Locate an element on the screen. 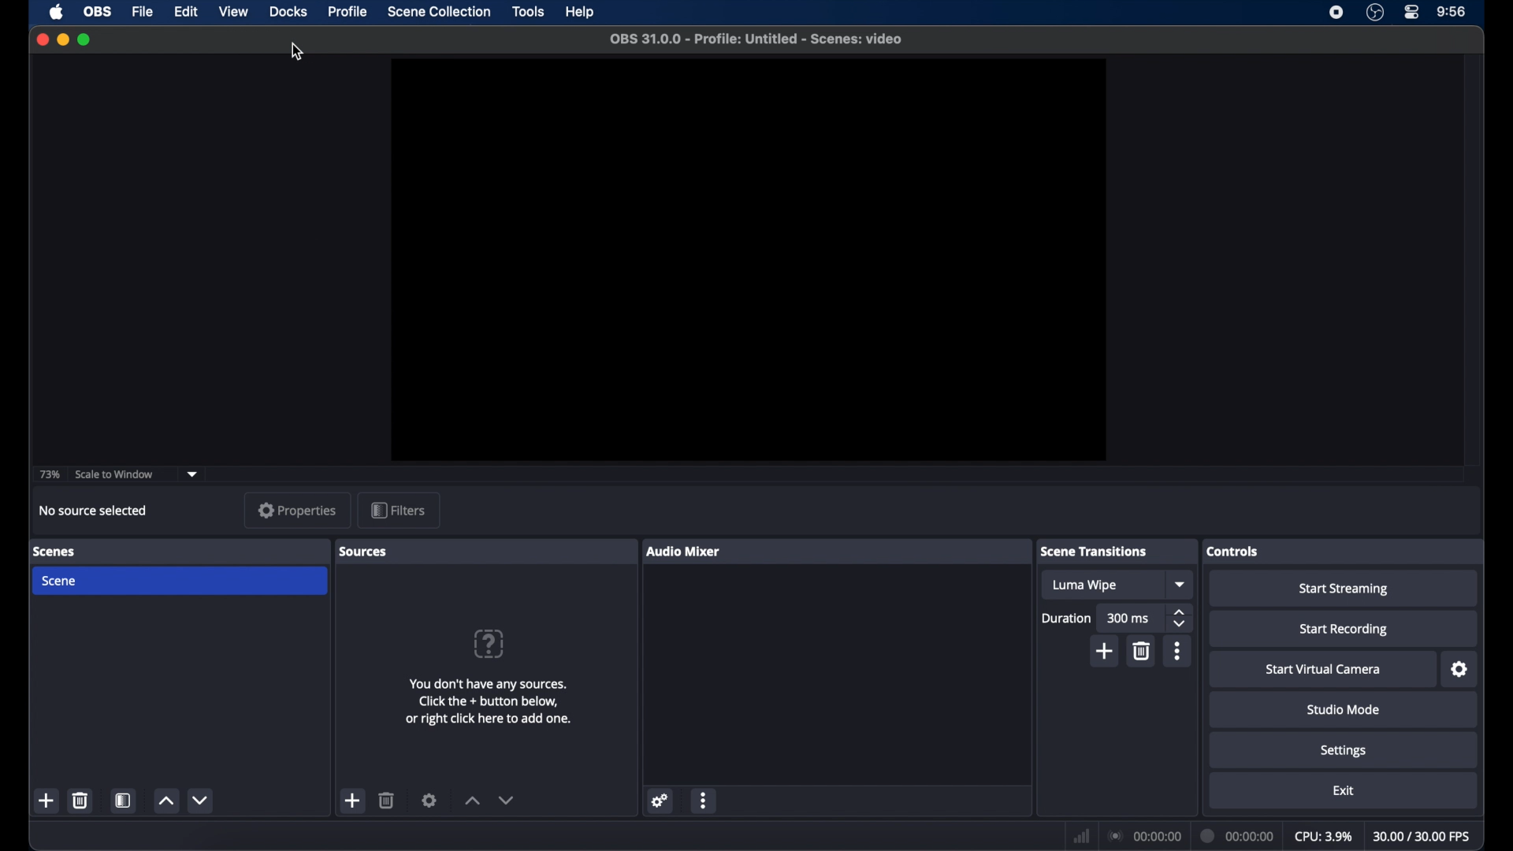 The width and height of the screenshot is (1513, 851). scene transitions is located at coordinates (1106, 552).